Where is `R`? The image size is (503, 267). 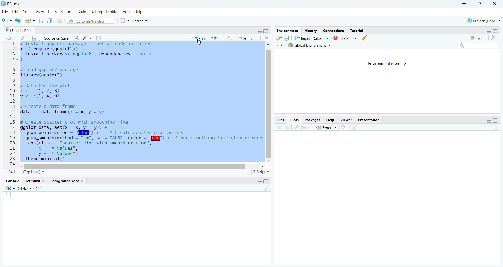 R is located at coordinates (278, 45).